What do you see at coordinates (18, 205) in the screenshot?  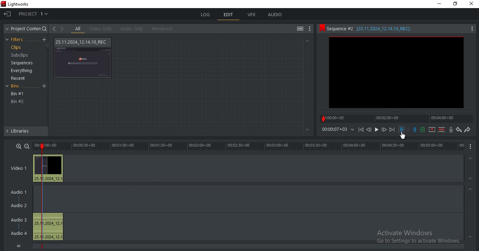 I see `Audio 2` at bounding box center [18, 205].